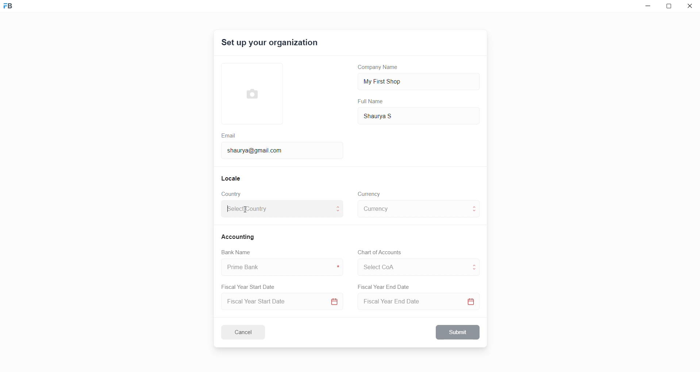 The height and width of the screenshot is (372, 700). Describe the element at coordinates (476, 264) in the screenshot. I see `move to above CoA` at that location.